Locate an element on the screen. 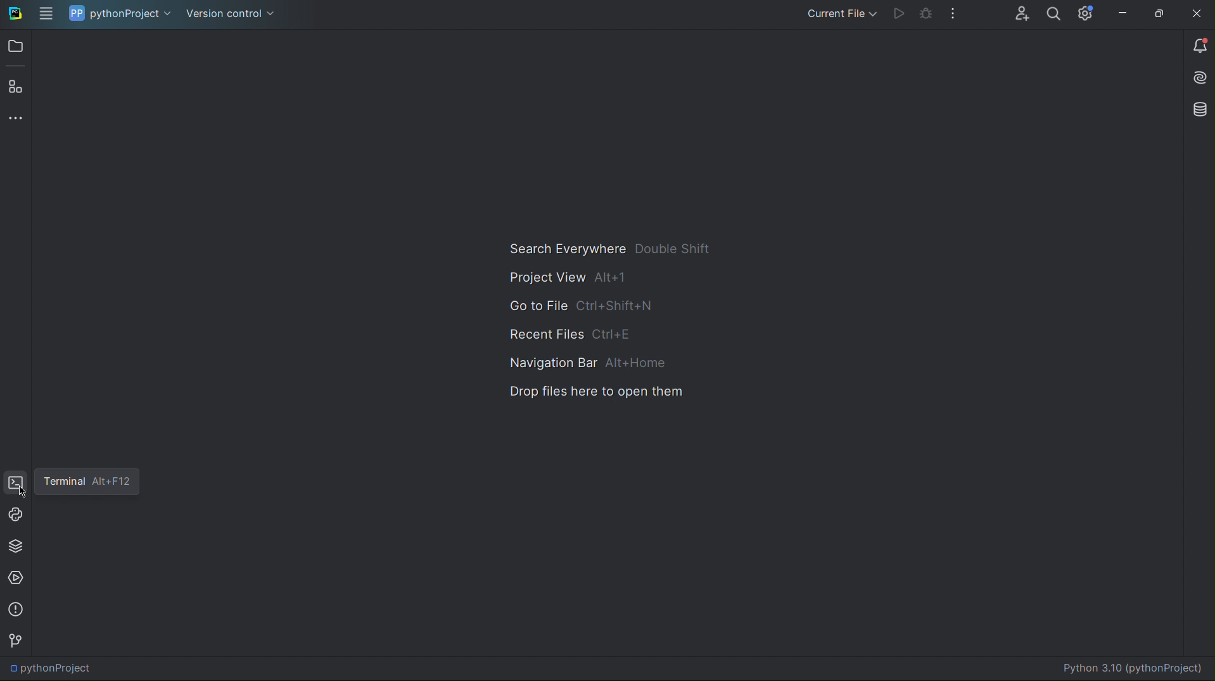 Image resolution: width=1215 pixels, height=681 pixels. Search Everywhere is located at coordinates (612, 245).